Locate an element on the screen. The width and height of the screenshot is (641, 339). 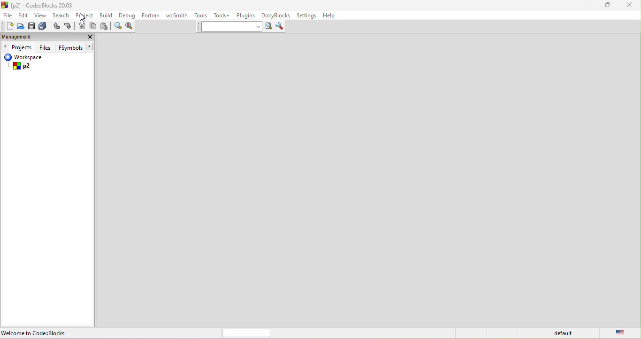
edit is located at coordinates (24, 16).